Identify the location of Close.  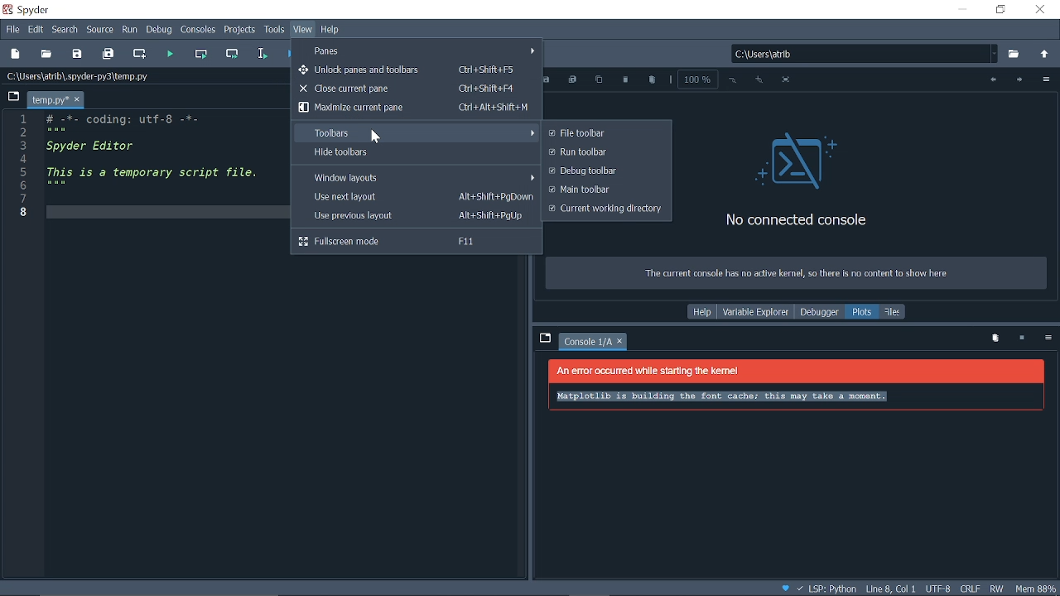
(1042, 11).